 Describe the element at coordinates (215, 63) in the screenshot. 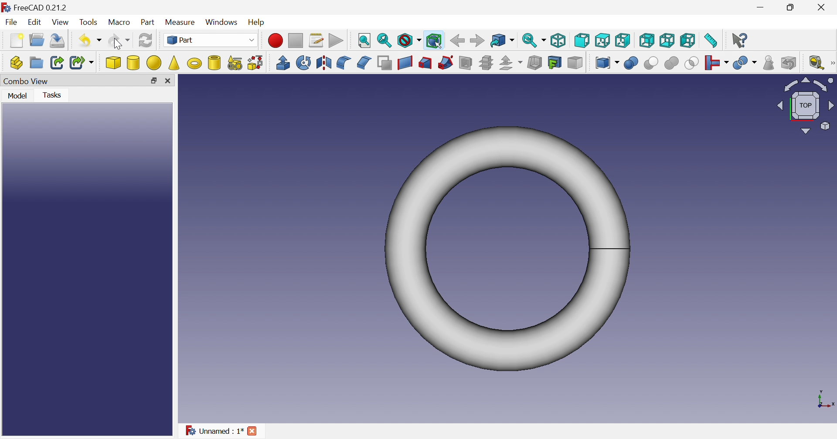

I see `Create tube` at that location.